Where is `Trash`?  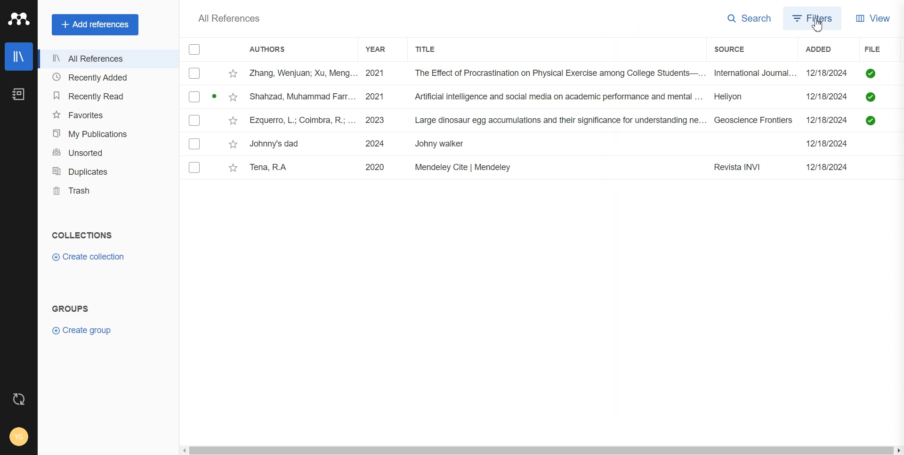 Trash is located at coordinates (106, 191).